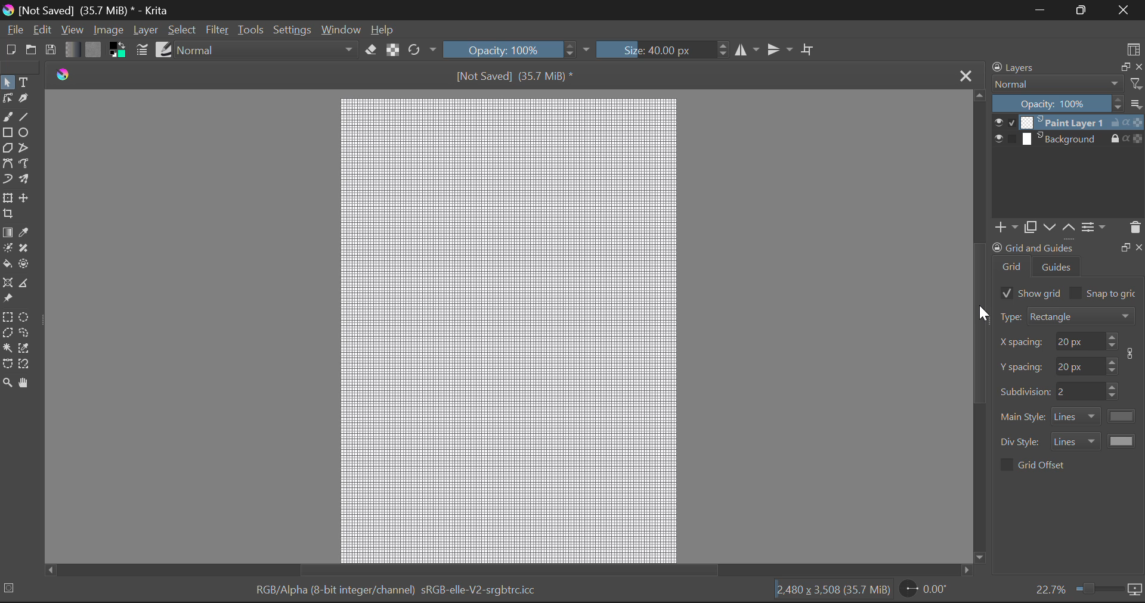 The image size is (1145, 603). I want to click on type, so click(1009, 316).